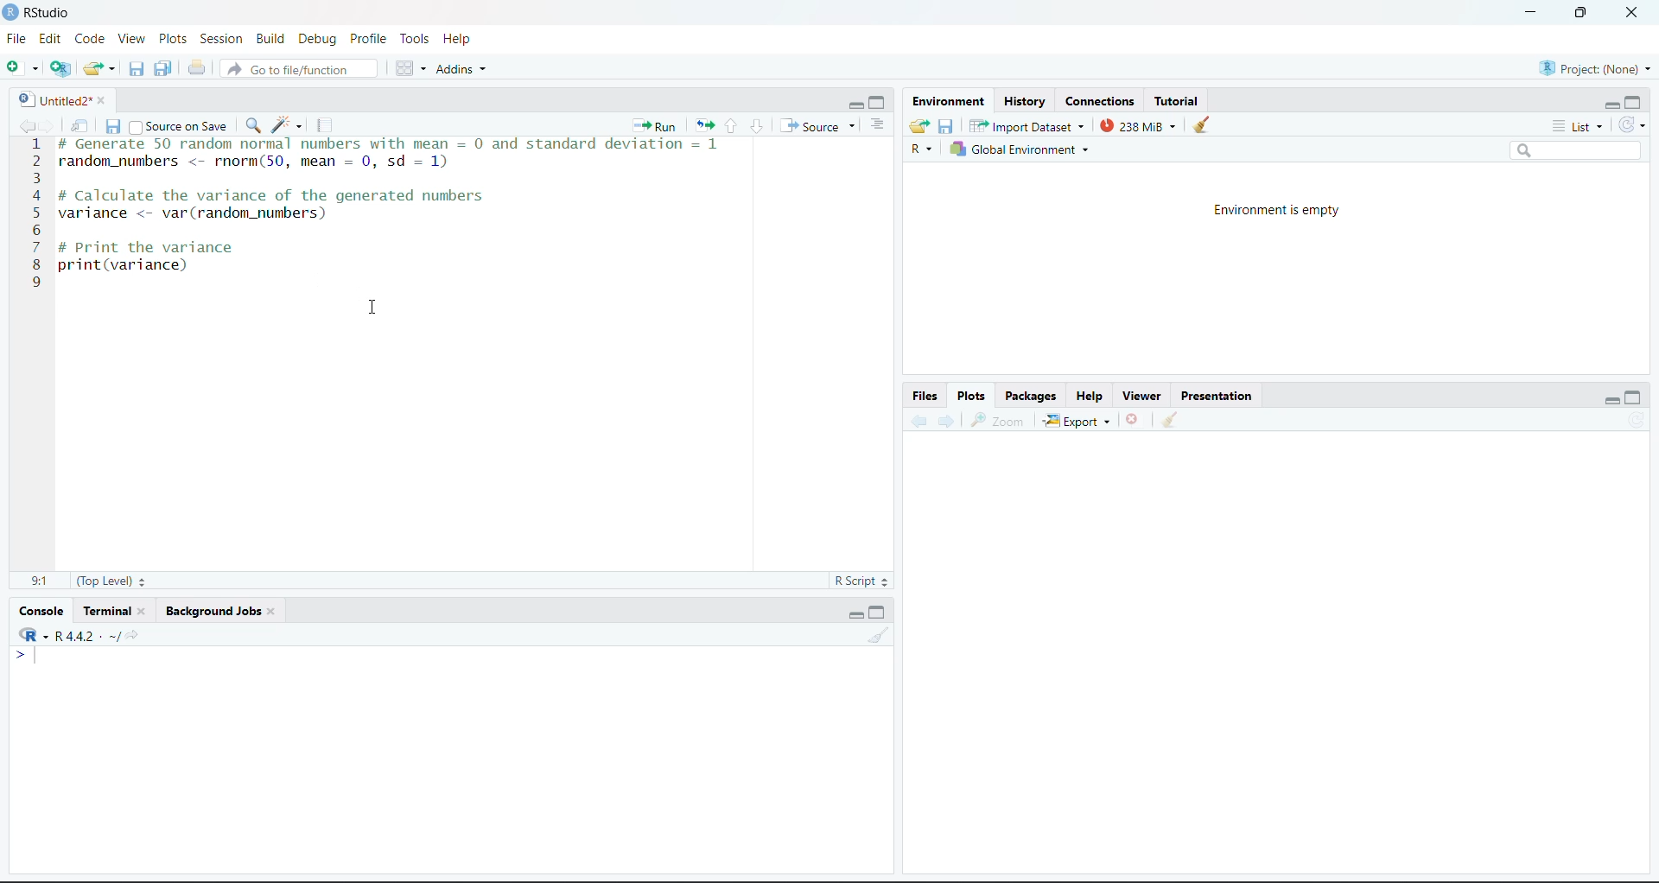  What do you see at coordinates (926, 396) in the screenshot?
I see `Files` at bounding box center [926, 396].